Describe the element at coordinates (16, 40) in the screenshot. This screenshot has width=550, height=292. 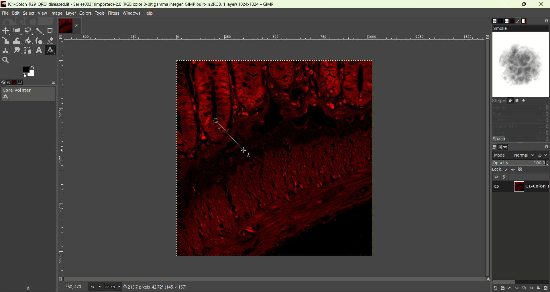
I see `wrap transform` at that location.